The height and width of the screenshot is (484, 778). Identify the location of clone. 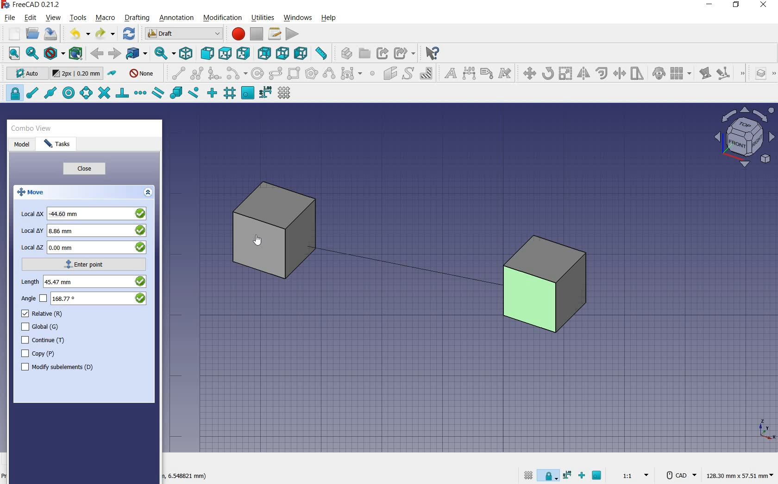
(659, 74).